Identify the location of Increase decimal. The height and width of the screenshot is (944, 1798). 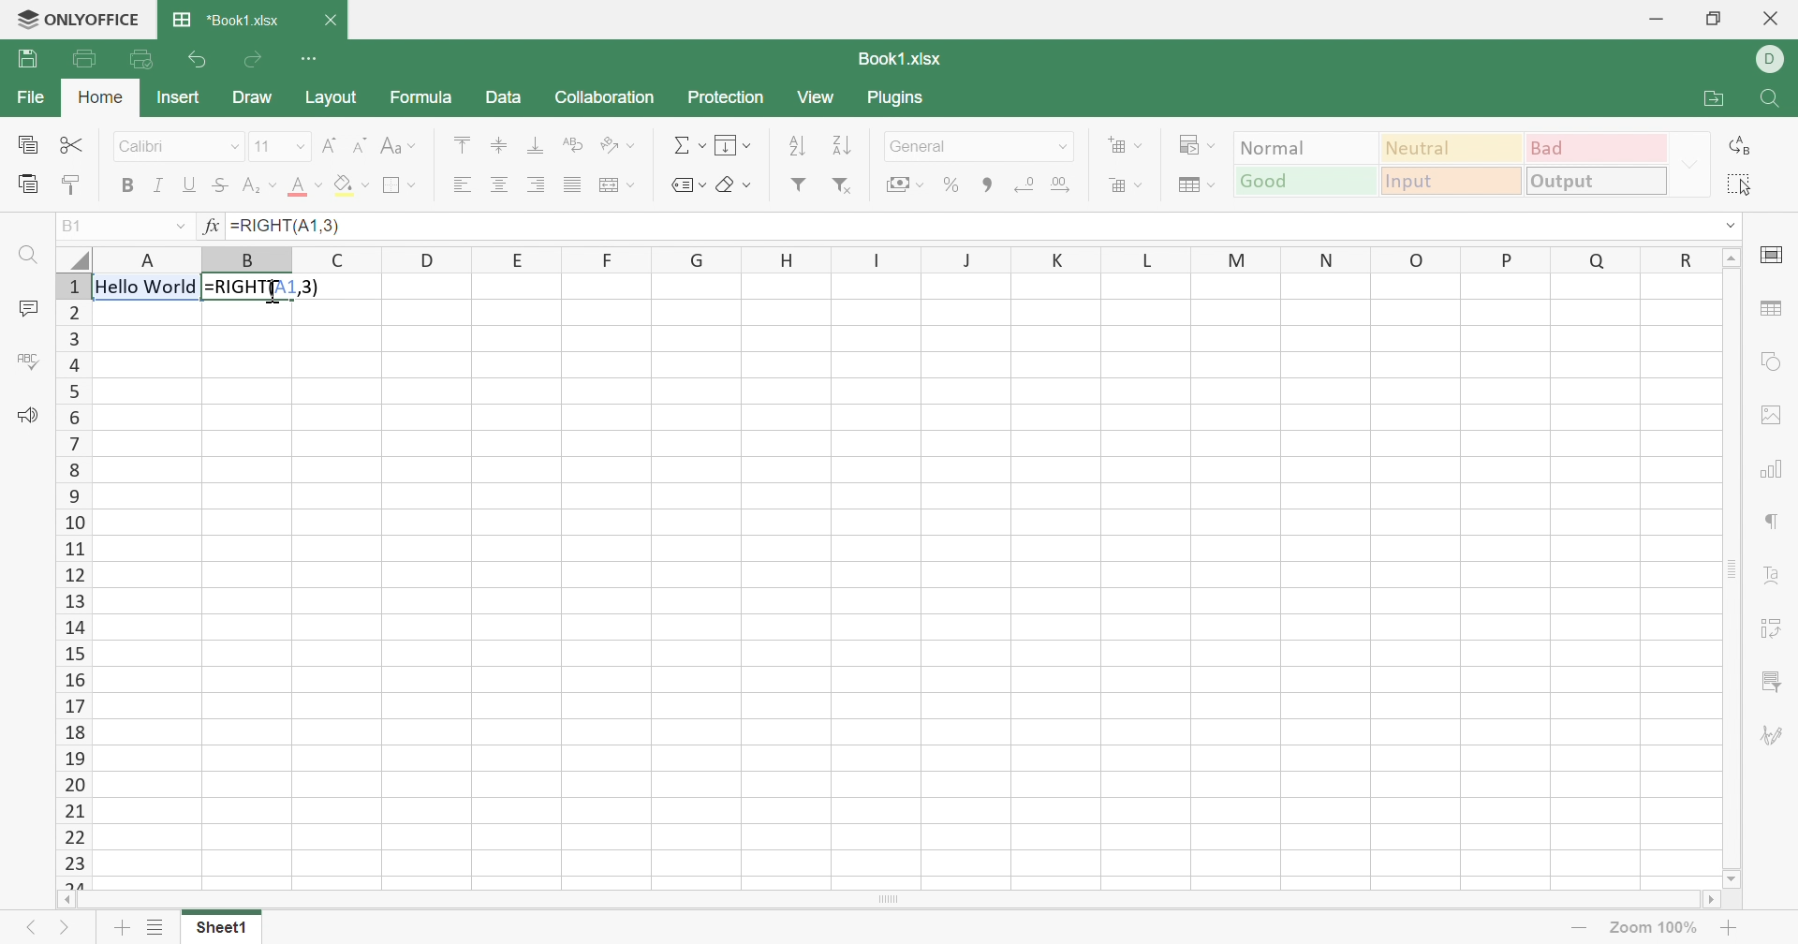
(1065, 184).